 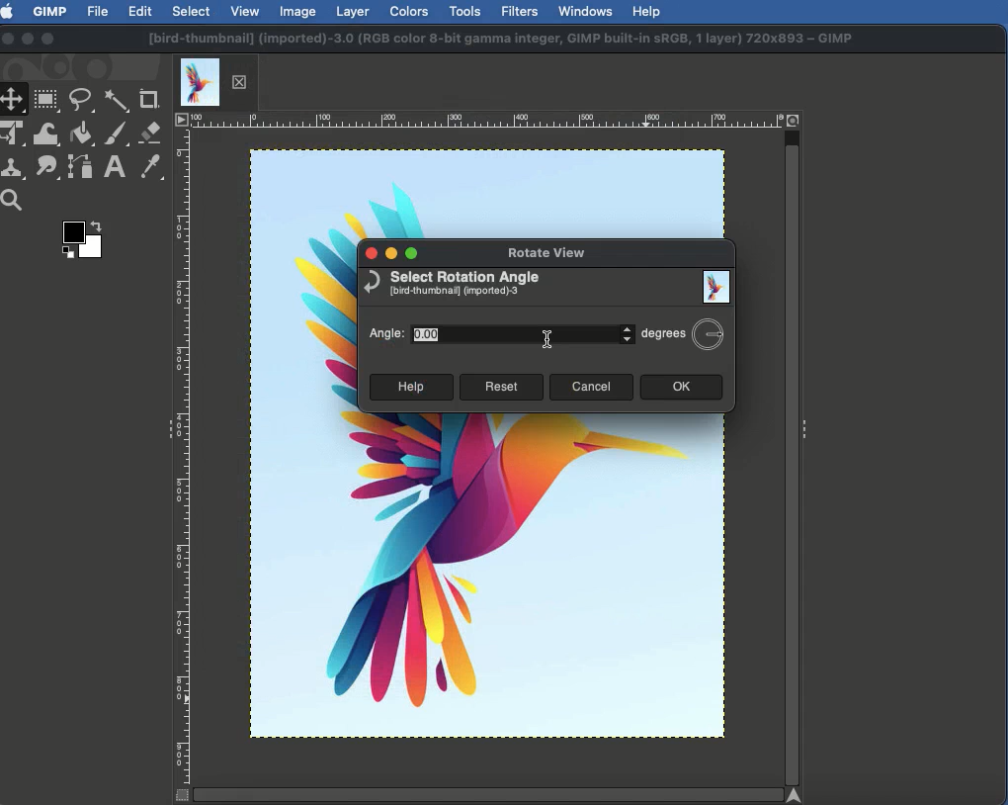 What do you see at coordinates (99, 10) in the screenshot?
I see `File` at bounding box center [99, 10].